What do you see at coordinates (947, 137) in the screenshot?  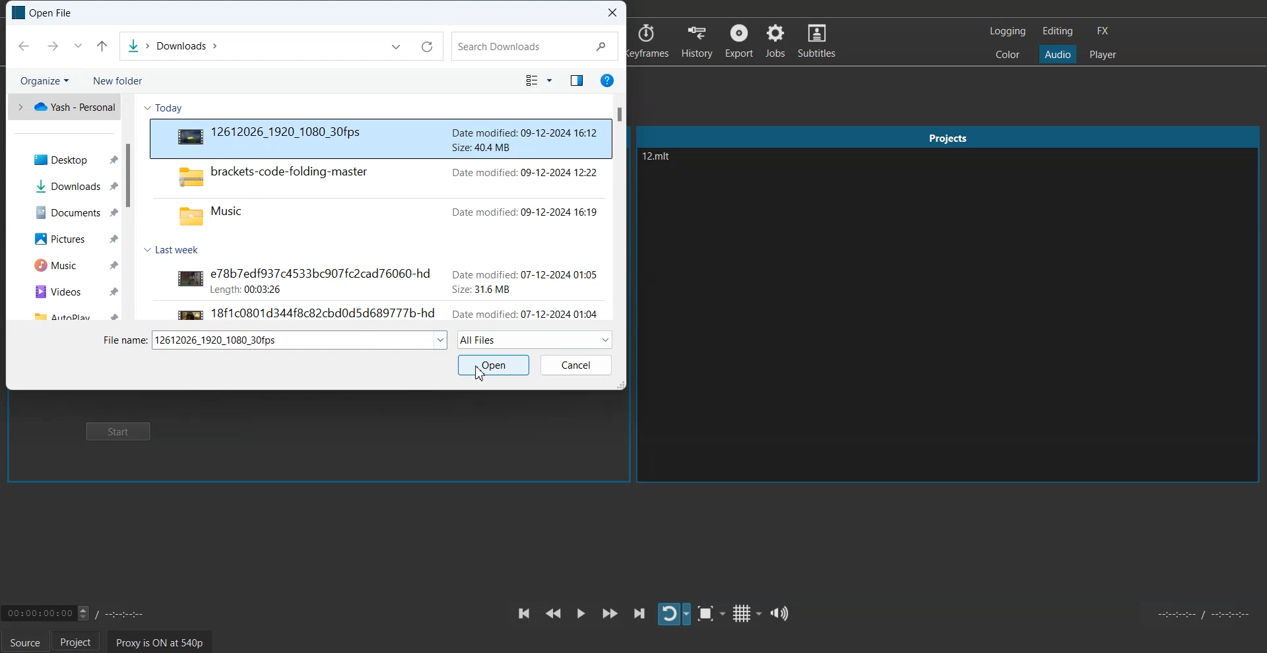 I see `Project` at bounding box center [947, 137].